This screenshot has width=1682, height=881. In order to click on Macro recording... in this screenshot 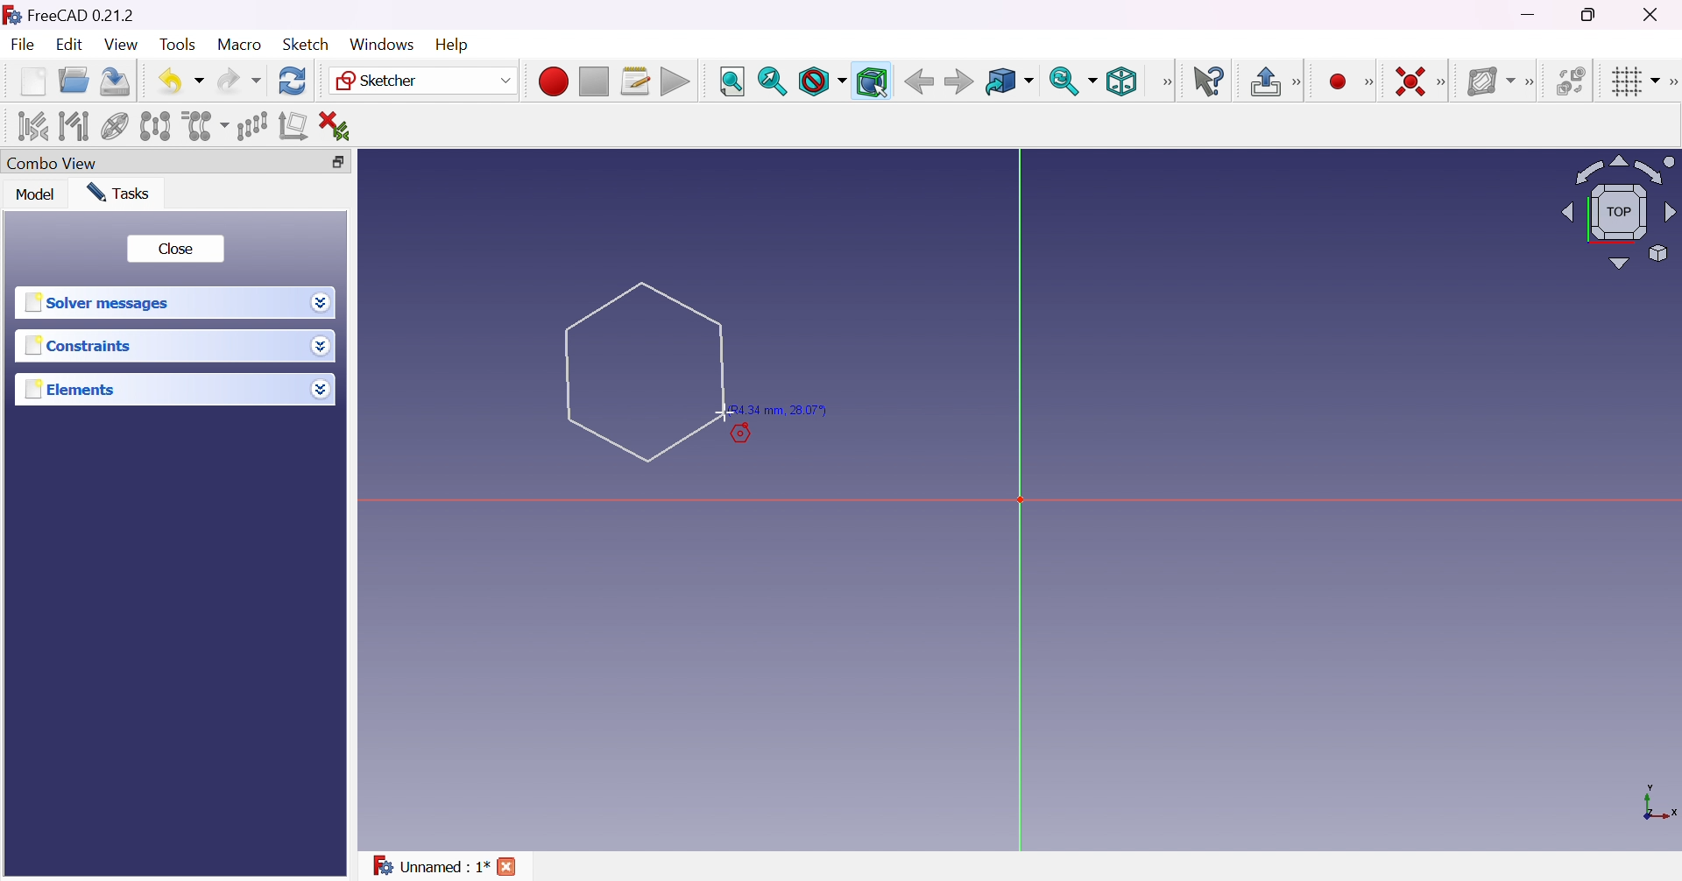, I will do `click(553, 81)`.